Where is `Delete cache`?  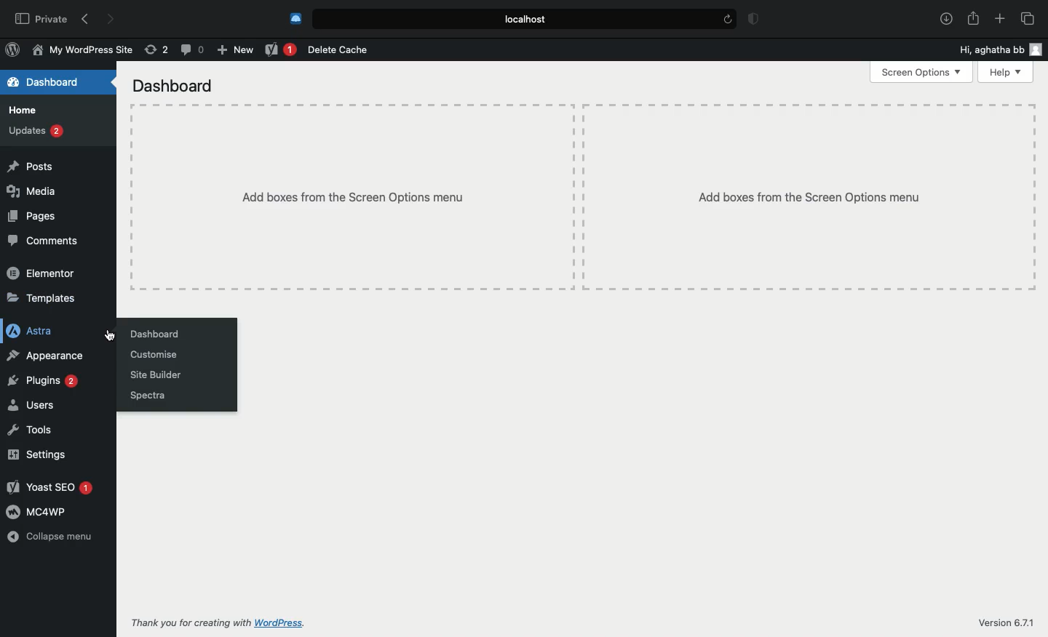 Delete cache is located at coordinates (336, 49).